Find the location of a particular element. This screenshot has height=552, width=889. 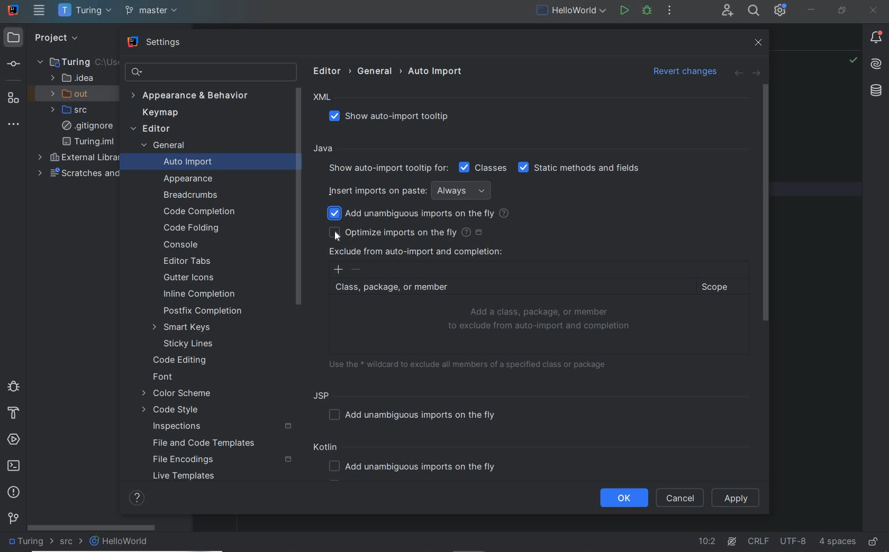

LIVE TEMPLATES is located at coordinates (188, 478).